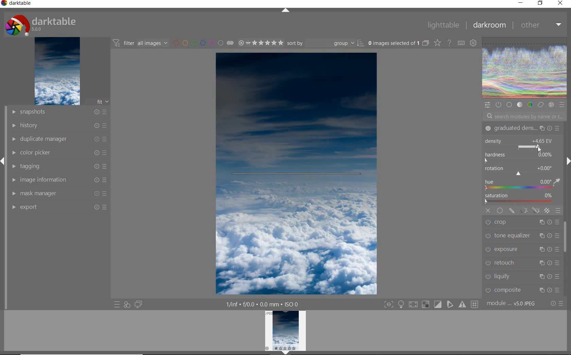 Image resolution: width=571 pixels, height=355 pixels. What do you see at coordinates (520, 2) in the screenshot?
I see `MINIMIZE` at bounding box center [520, 2].